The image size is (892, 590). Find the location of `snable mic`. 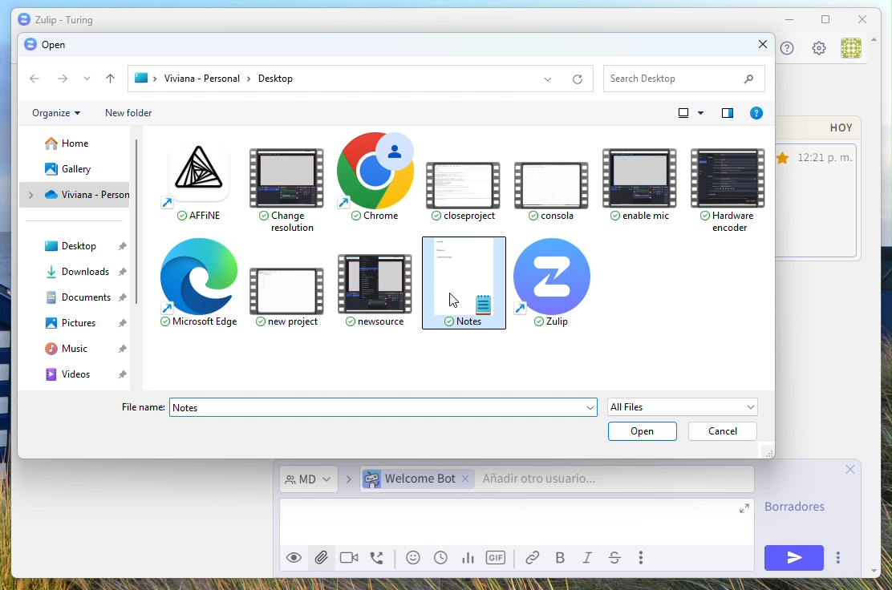

snable mic is located at coordinates (639, 179).